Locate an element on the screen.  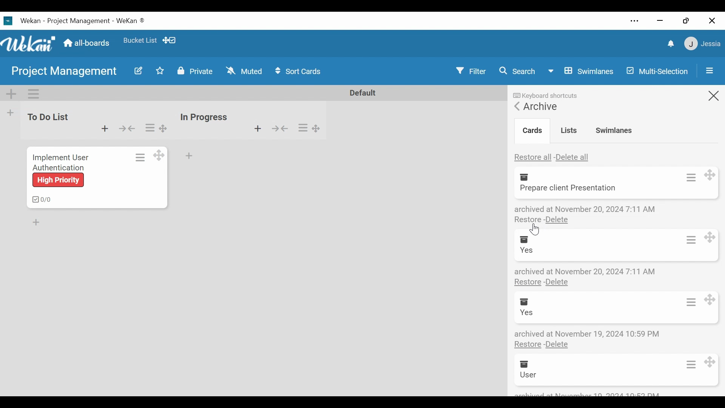
Multi-selection is located at coordinates (658, 70).